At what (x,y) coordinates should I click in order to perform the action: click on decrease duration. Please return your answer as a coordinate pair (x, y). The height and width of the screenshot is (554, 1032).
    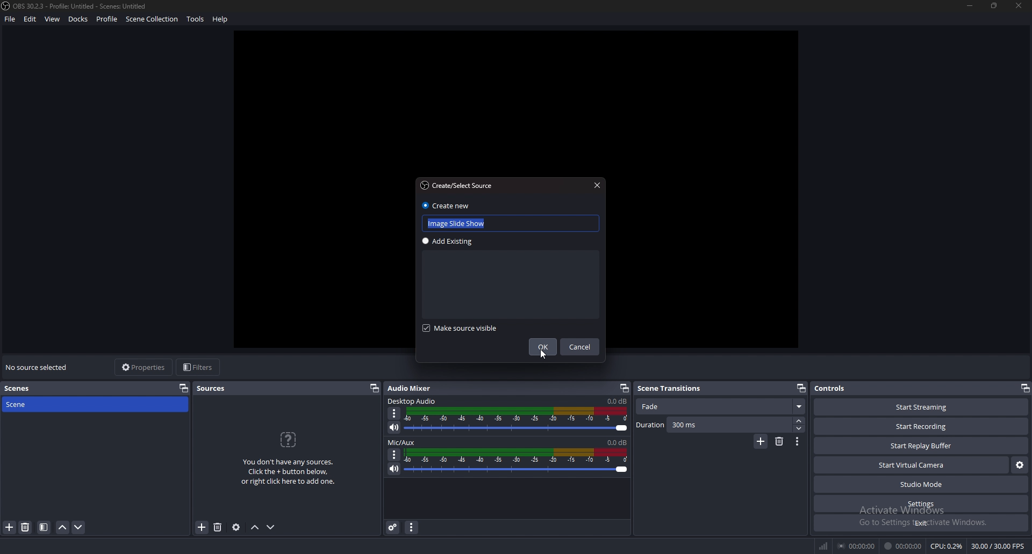
    Looking at the image, I should click on (799, 429).